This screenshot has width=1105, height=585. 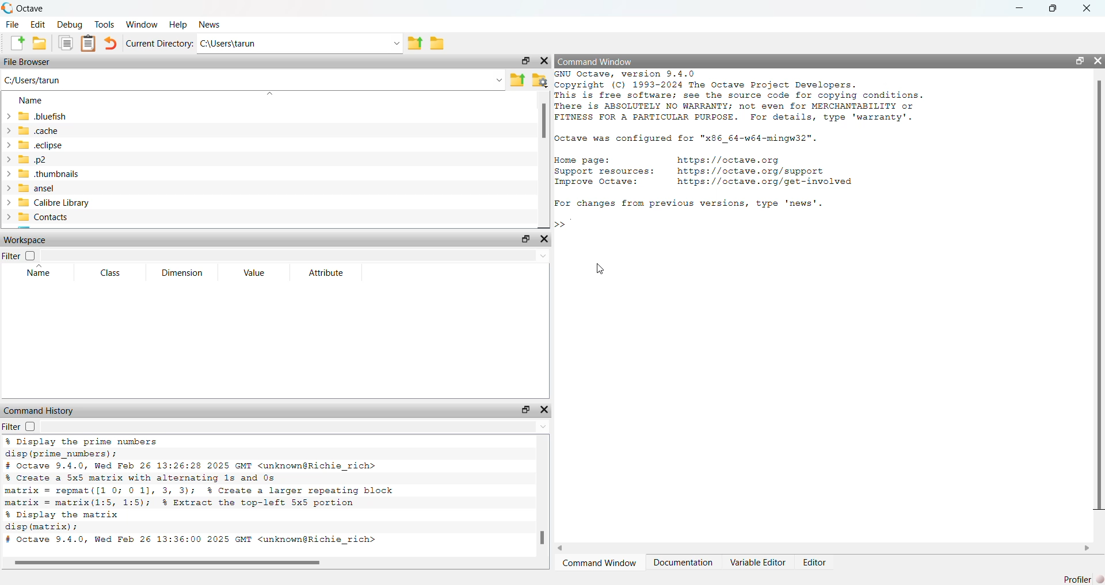 I want to click on octave resources, so click(x=730, y=171).